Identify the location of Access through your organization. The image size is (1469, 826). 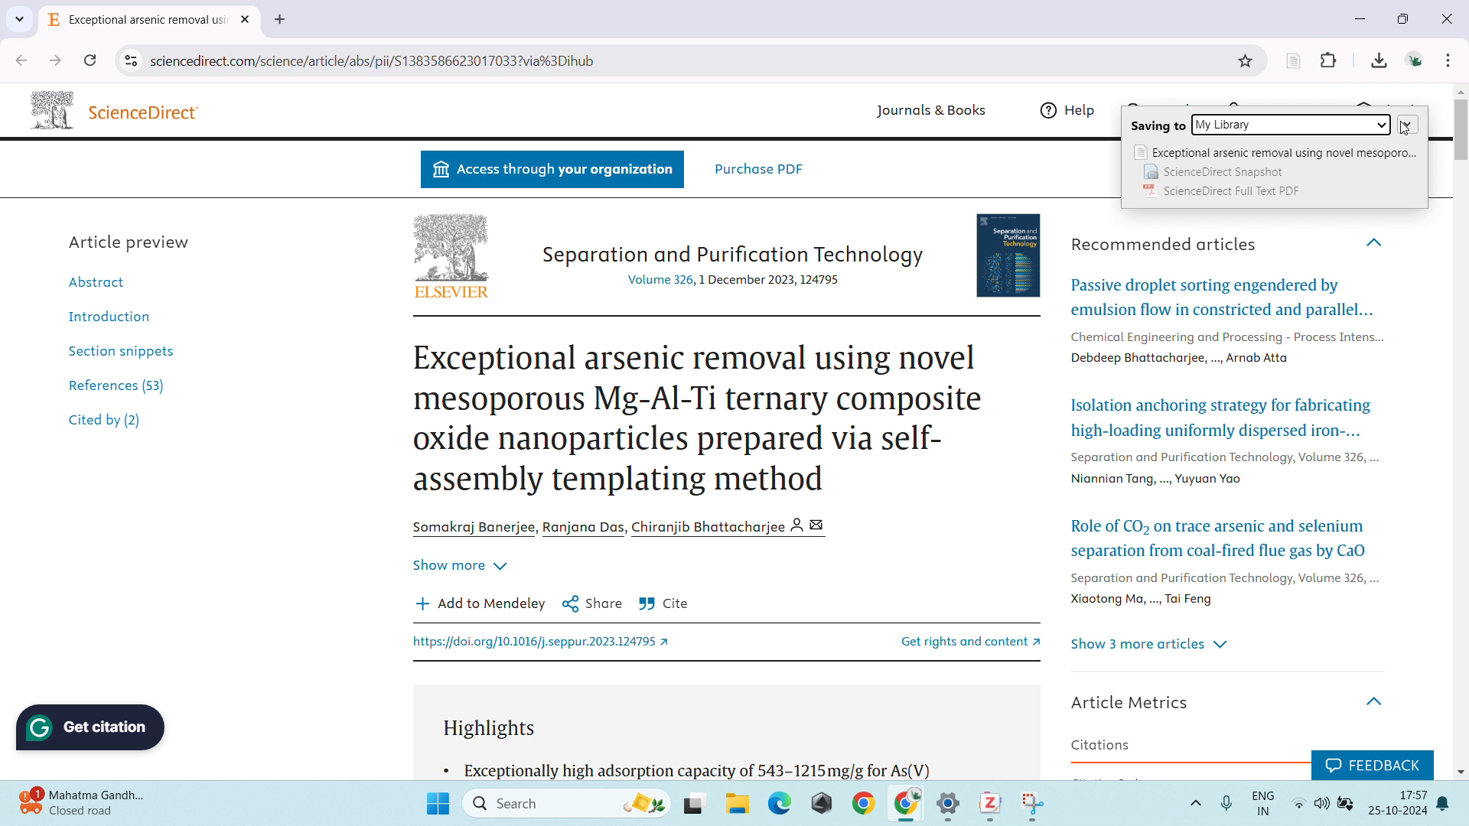
(552, 171).